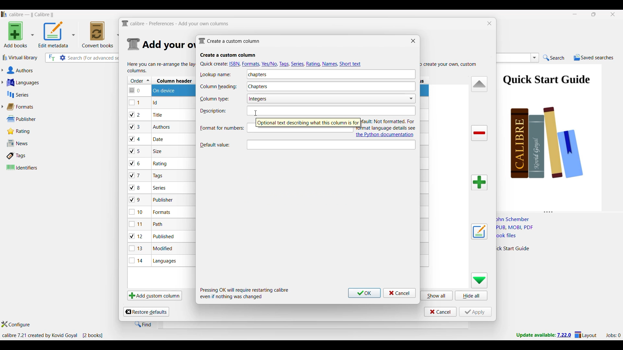 The width and height of the screenshot is (623, 350). I want to click on Series, so click(49, 95).